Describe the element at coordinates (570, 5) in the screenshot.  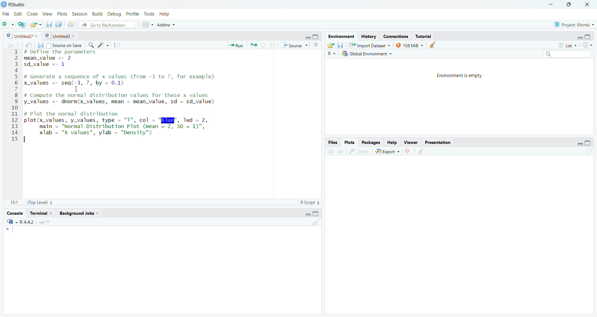
I see `maximize` at that location.